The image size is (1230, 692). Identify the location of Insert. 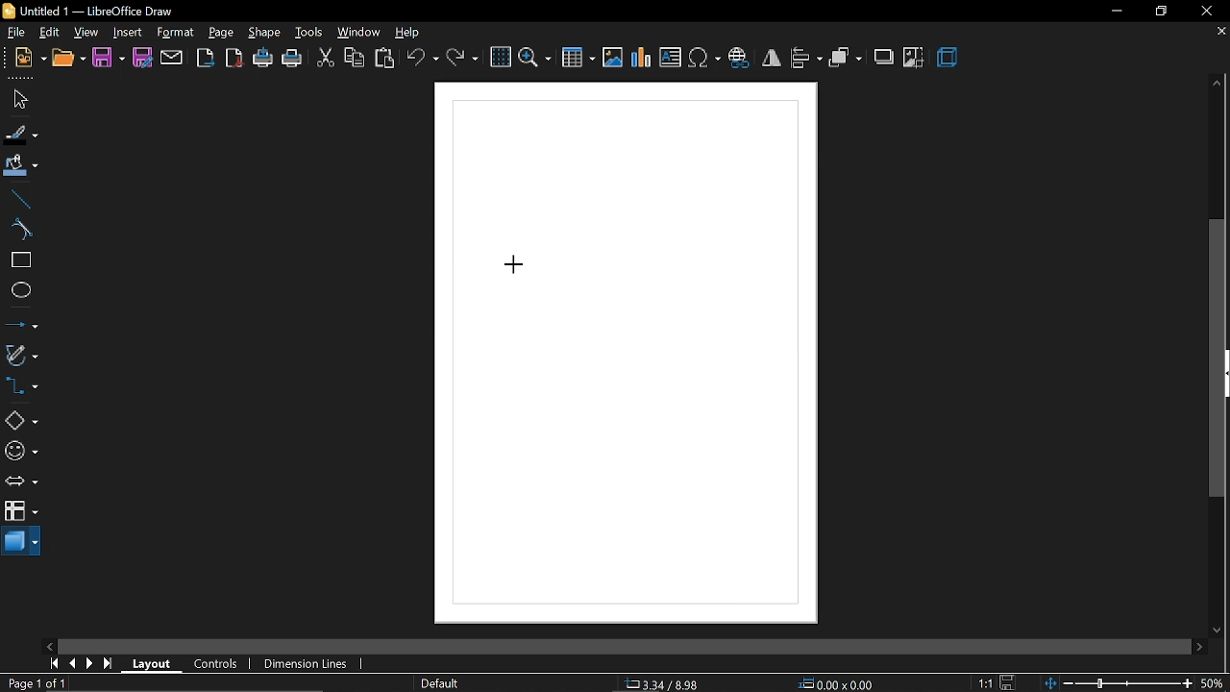
(128, 33).